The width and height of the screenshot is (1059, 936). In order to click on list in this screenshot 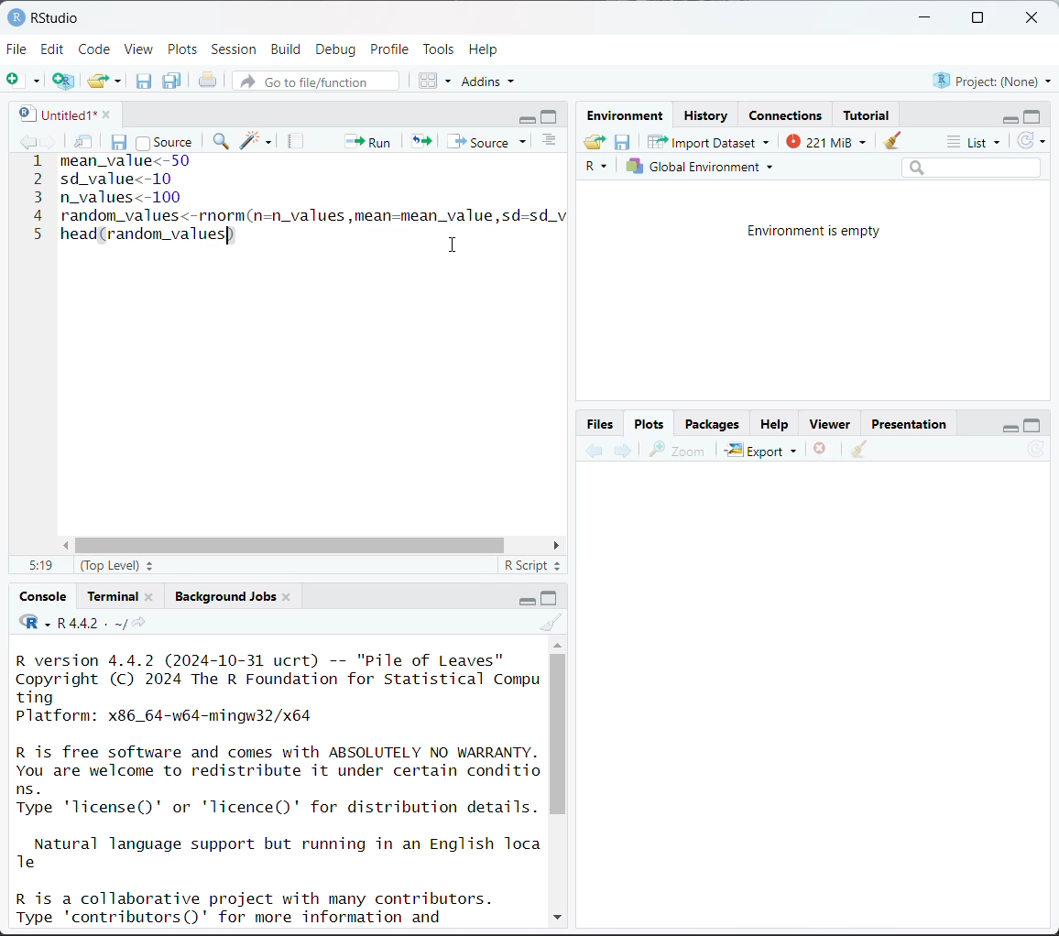, I will do `click(977, 143)`.